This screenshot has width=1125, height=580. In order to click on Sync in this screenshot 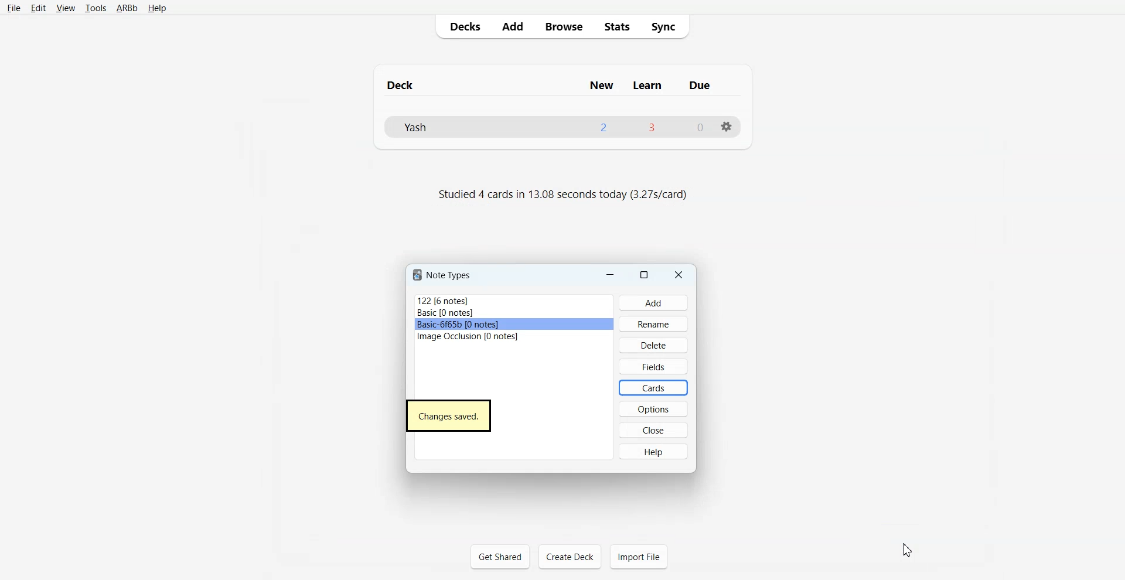, I will do `click(667, 27)`.